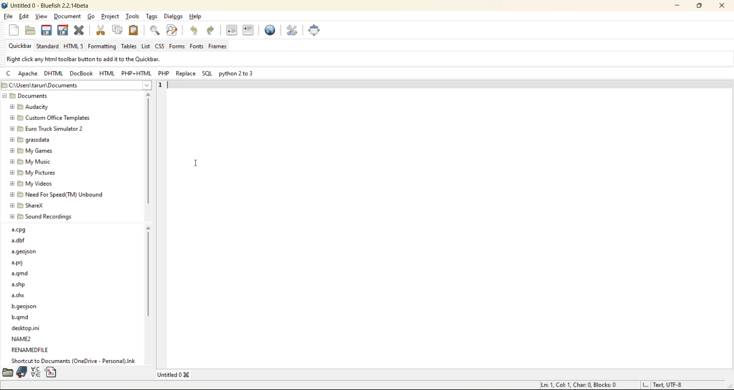 This screenshot has height=390, width=734. What do you see at coordinates (80, 31) in the screenshot?
I see `close current file` at bounding box center [80, 31].